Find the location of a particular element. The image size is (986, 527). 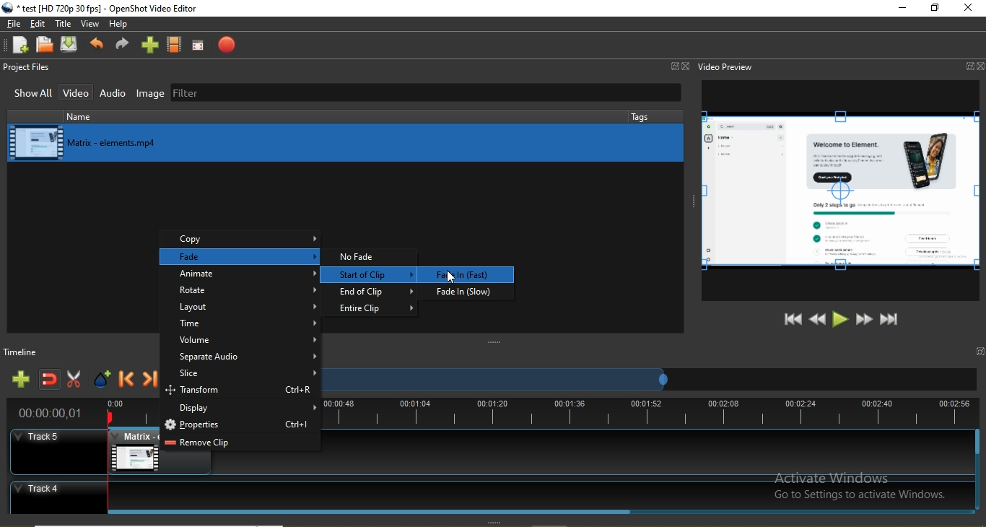

entire clip is located at coordinates (377, 308).